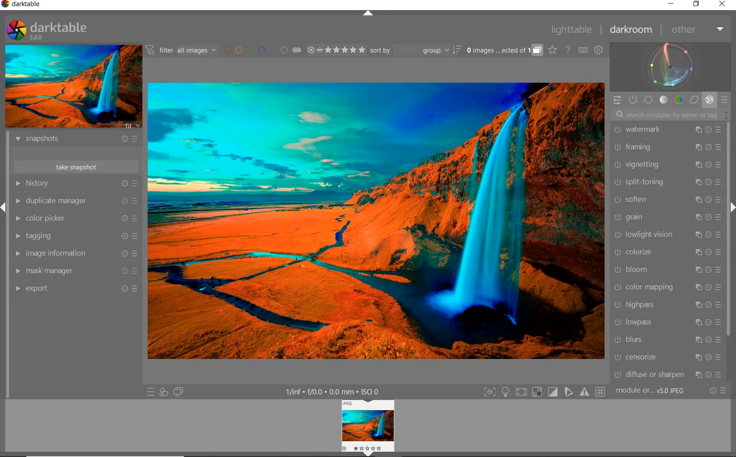 The width and height of the screenshot is (736, 457). What do you see at coordinates (75, 253) in the screenshot?
I see `image information` at bounding box center [75, 253].